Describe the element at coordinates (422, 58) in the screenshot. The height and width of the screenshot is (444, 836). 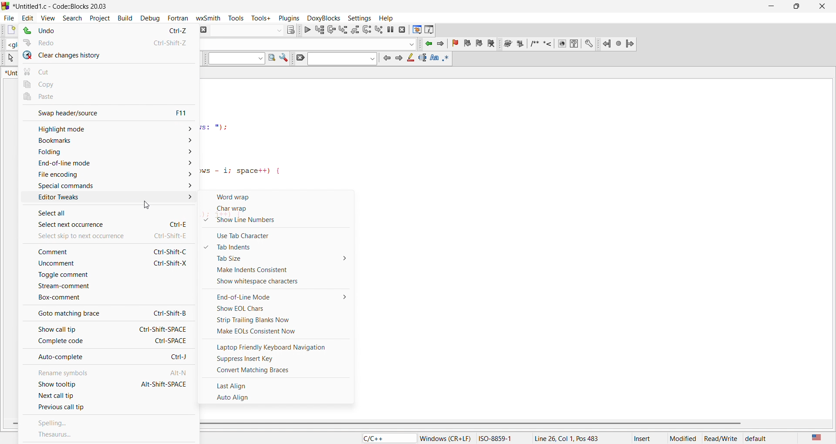
I see `icon` at that location.